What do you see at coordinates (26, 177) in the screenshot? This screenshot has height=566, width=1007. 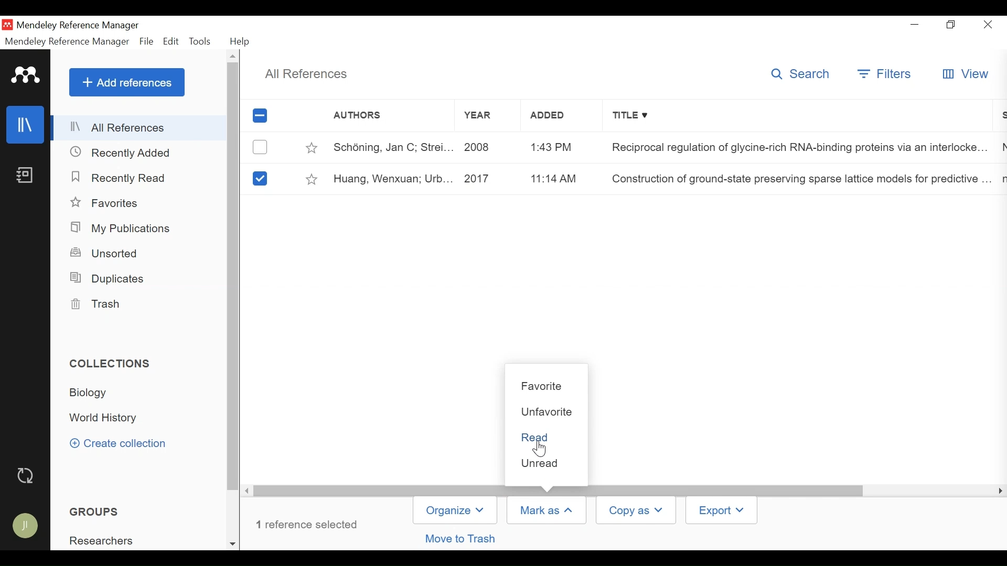 I see `Notebook` at bounding box center [26, 177].